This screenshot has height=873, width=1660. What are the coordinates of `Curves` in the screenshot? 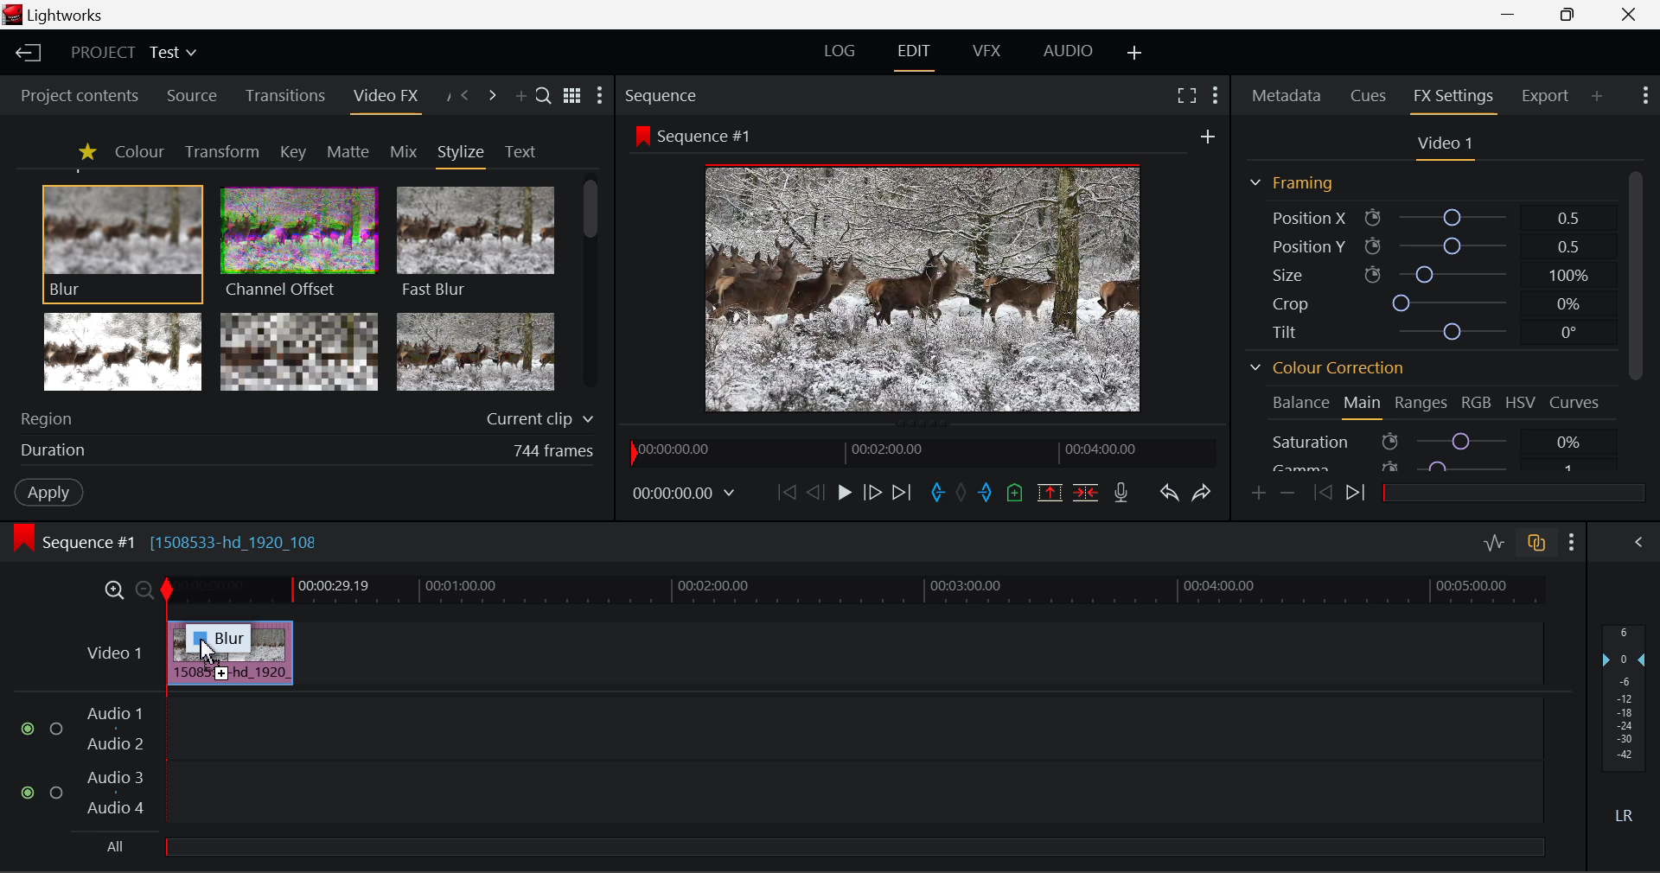 It's located at (1577, 404).